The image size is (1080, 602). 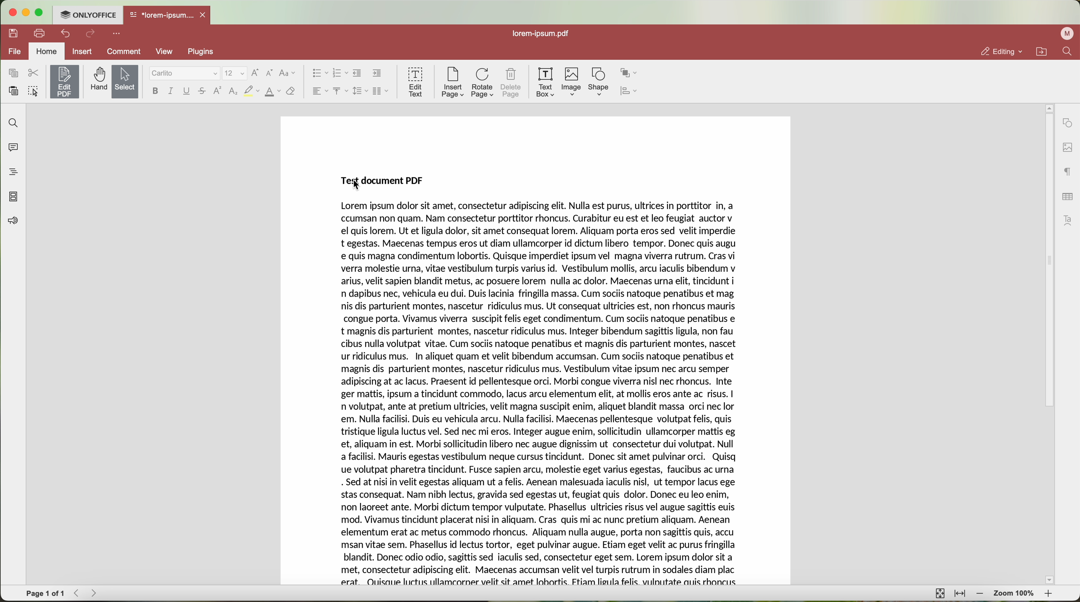 I want to click on find, so click(x=1069, y=52).